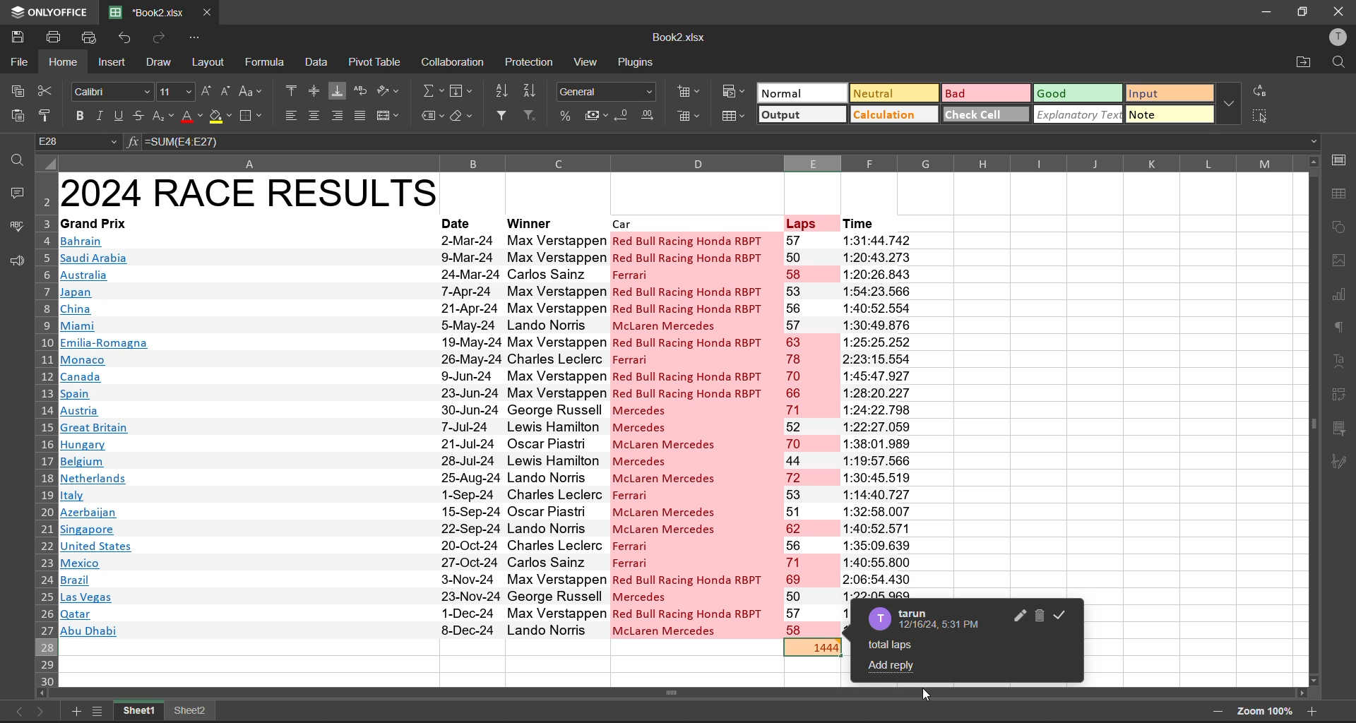 Image resolution: width=1356 pixels, height=723 pixels. I want to click on avatar, so click(880, 620).